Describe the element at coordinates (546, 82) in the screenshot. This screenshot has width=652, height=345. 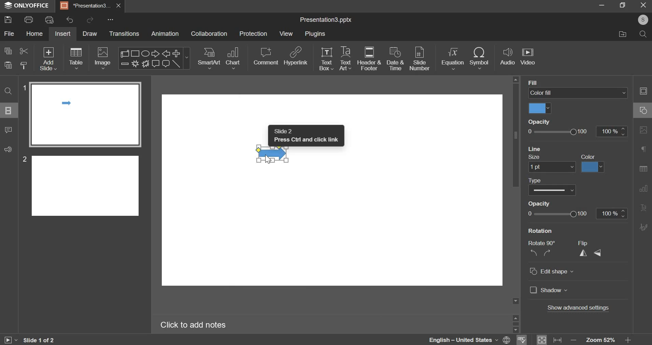
I see `background` at that location.